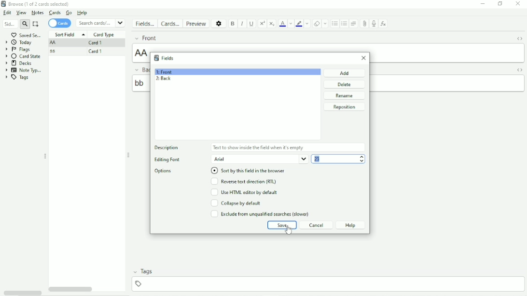  Describe the element at coordinates (17, 78) in the screenshot. I see `Tags` at that location.